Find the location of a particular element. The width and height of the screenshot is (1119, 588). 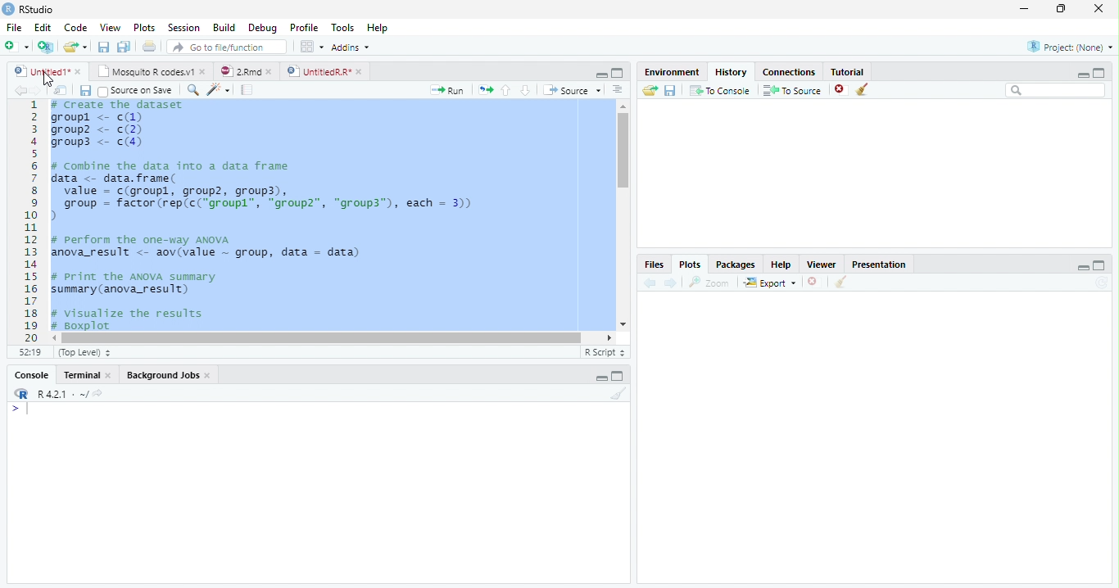

Cursor is located at coordinates (46, 79).